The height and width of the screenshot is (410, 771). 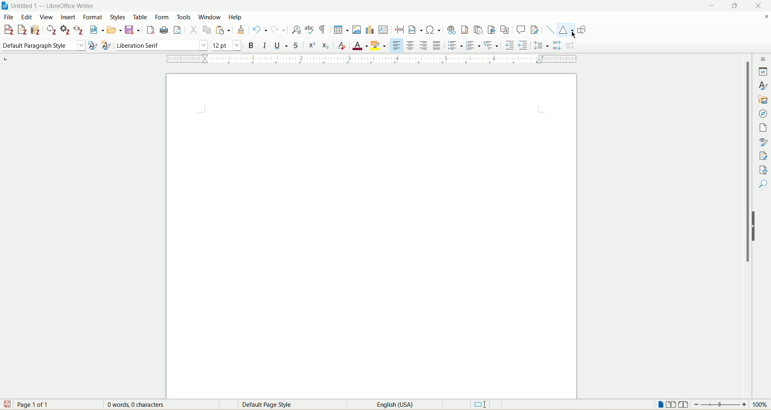 I want to click on update style from selection, so click(x=92, y=45).